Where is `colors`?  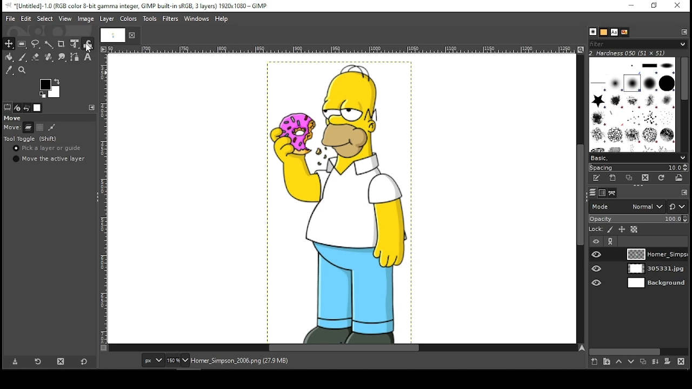 colors is located at coordinates (52, 88).